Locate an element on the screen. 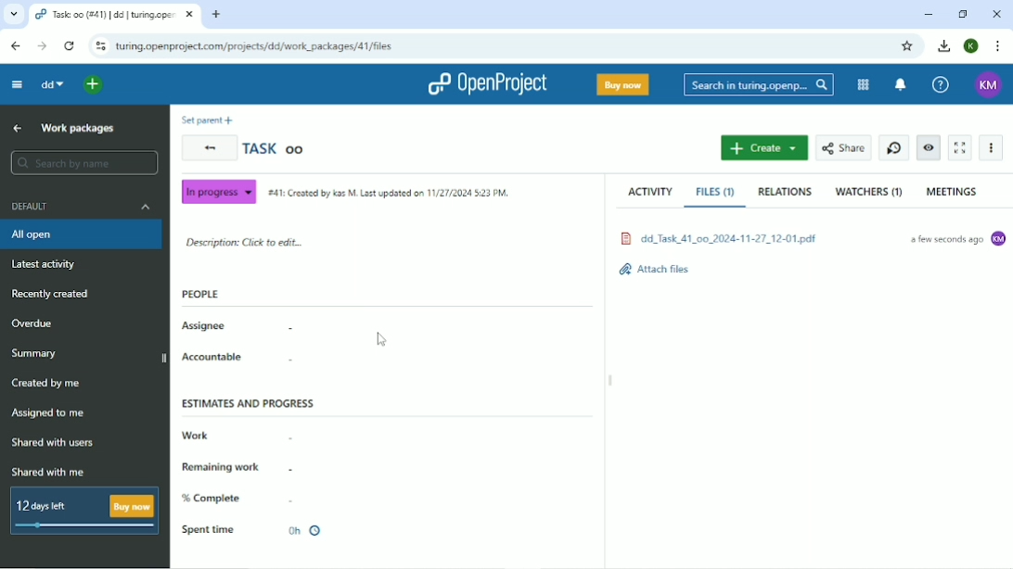  Work packages is located at coordinates (78, 129).